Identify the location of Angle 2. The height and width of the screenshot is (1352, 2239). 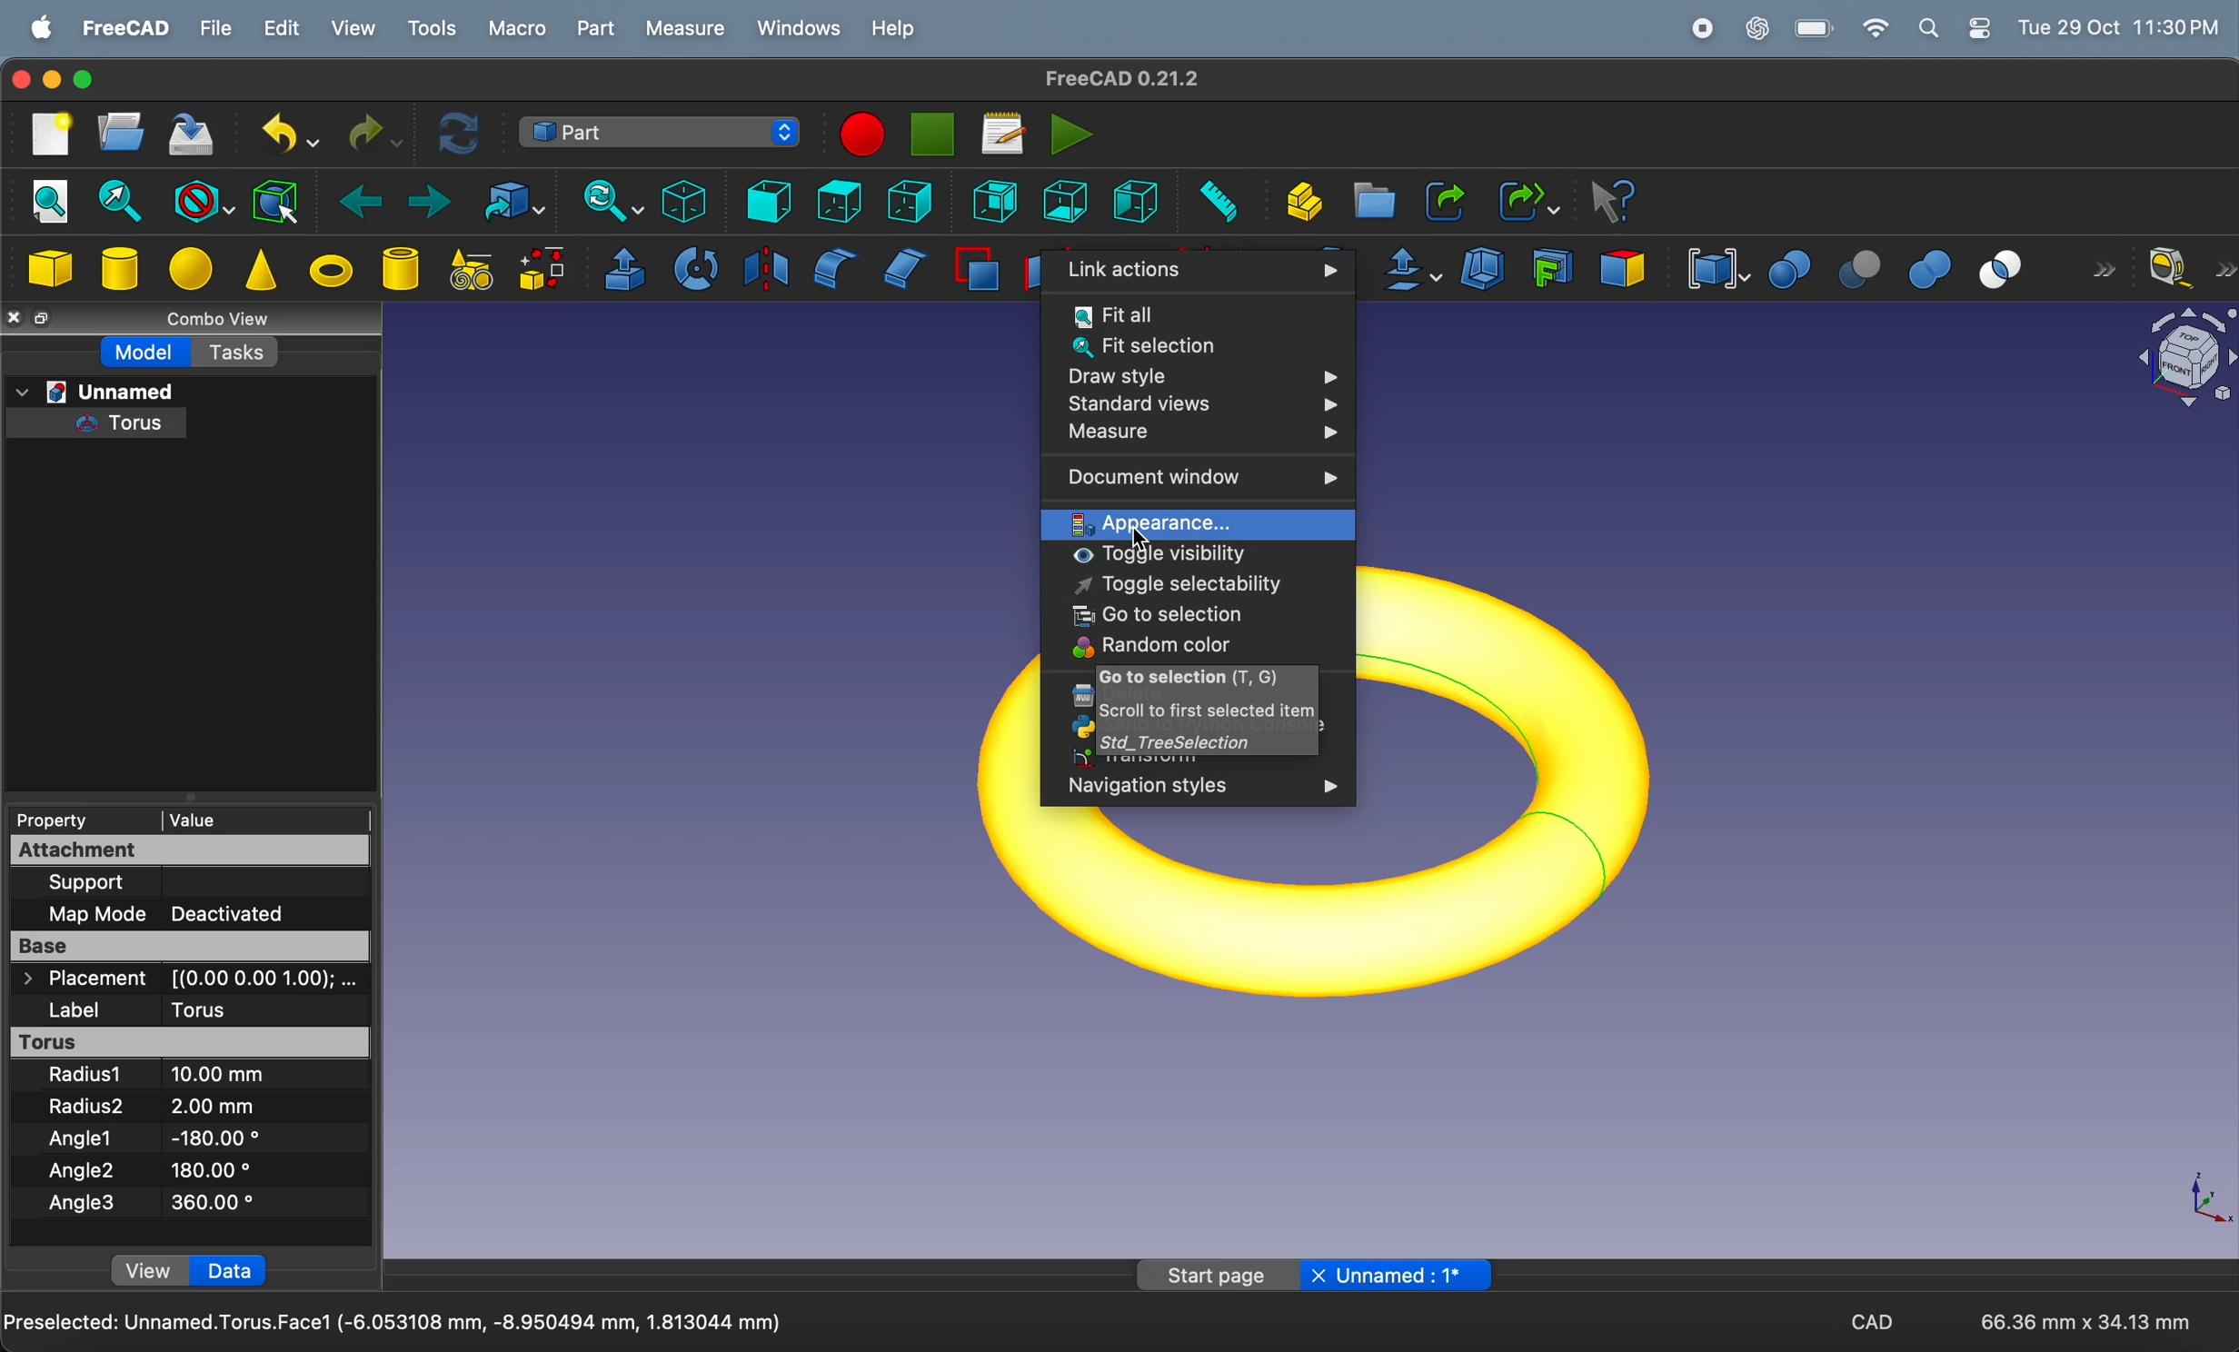
(84, 1172).